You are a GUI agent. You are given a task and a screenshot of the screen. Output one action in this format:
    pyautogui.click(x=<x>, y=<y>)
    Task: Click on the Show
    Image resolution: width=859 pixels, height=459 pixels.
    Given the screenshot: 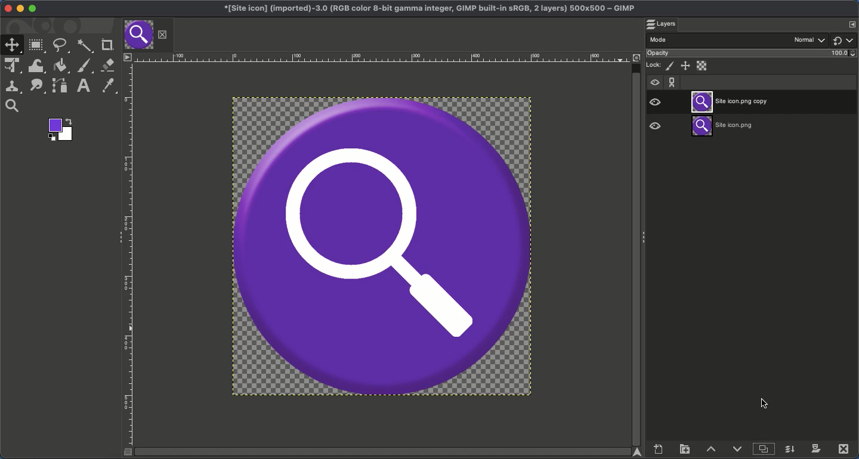 What is the action you would take?
    pyautogui.click(x=852, y=40)
    